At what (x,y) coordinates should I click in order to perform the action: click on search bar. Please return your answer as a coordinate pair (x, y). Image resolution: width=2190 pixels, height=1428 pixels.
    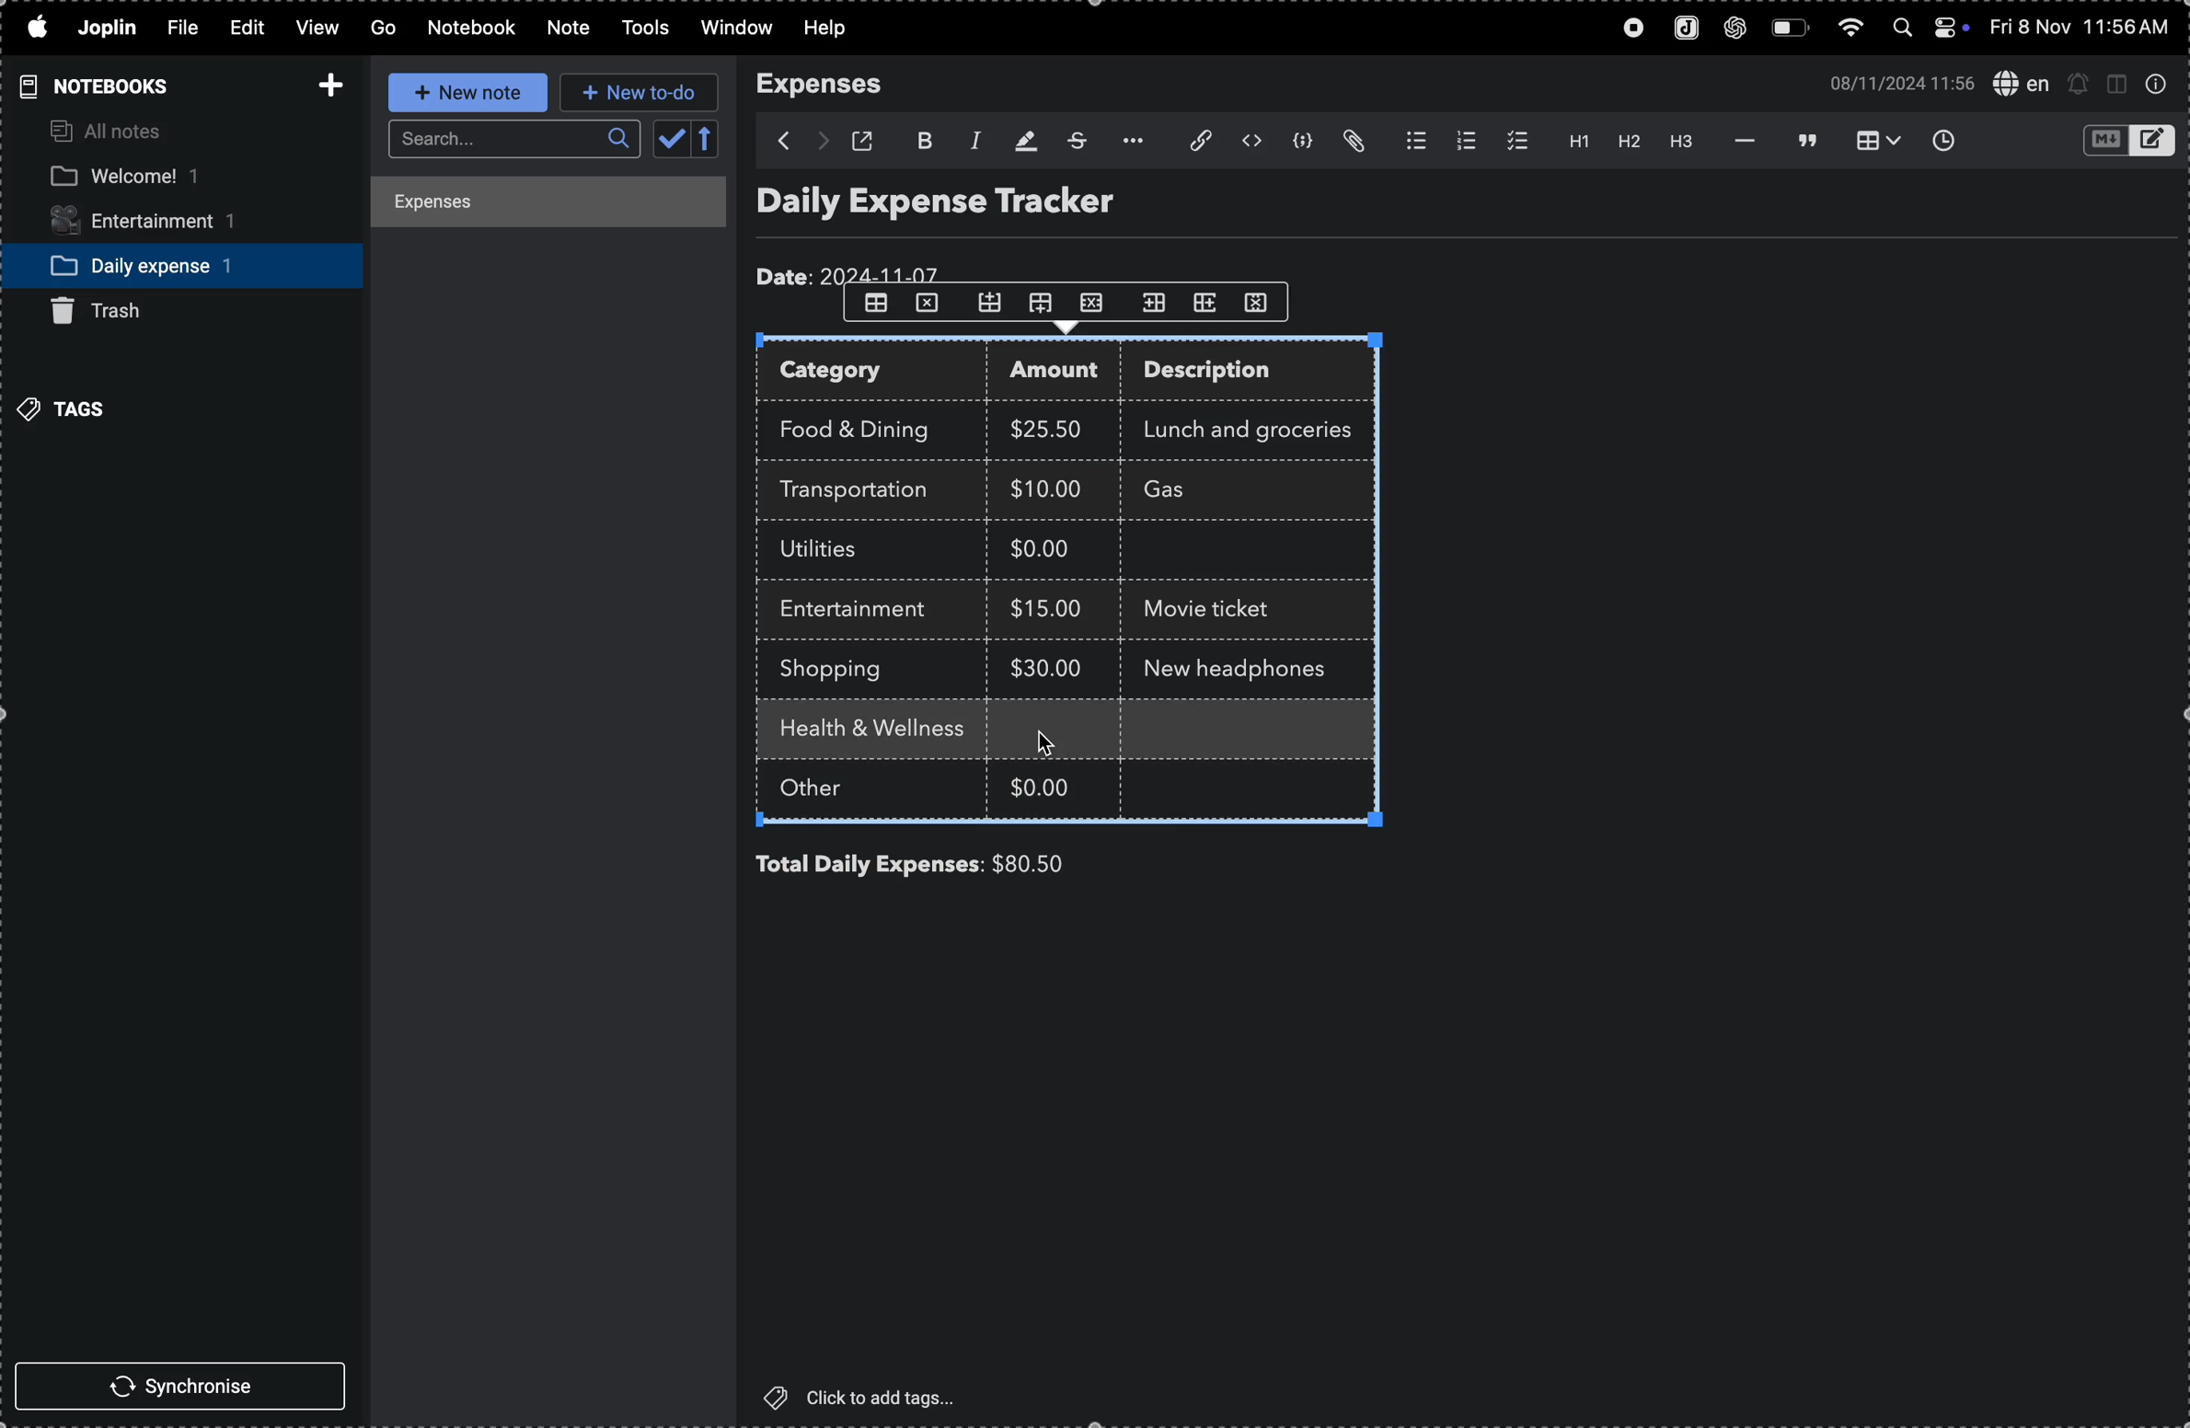
    Looking at the image, I should click on (510, 140).